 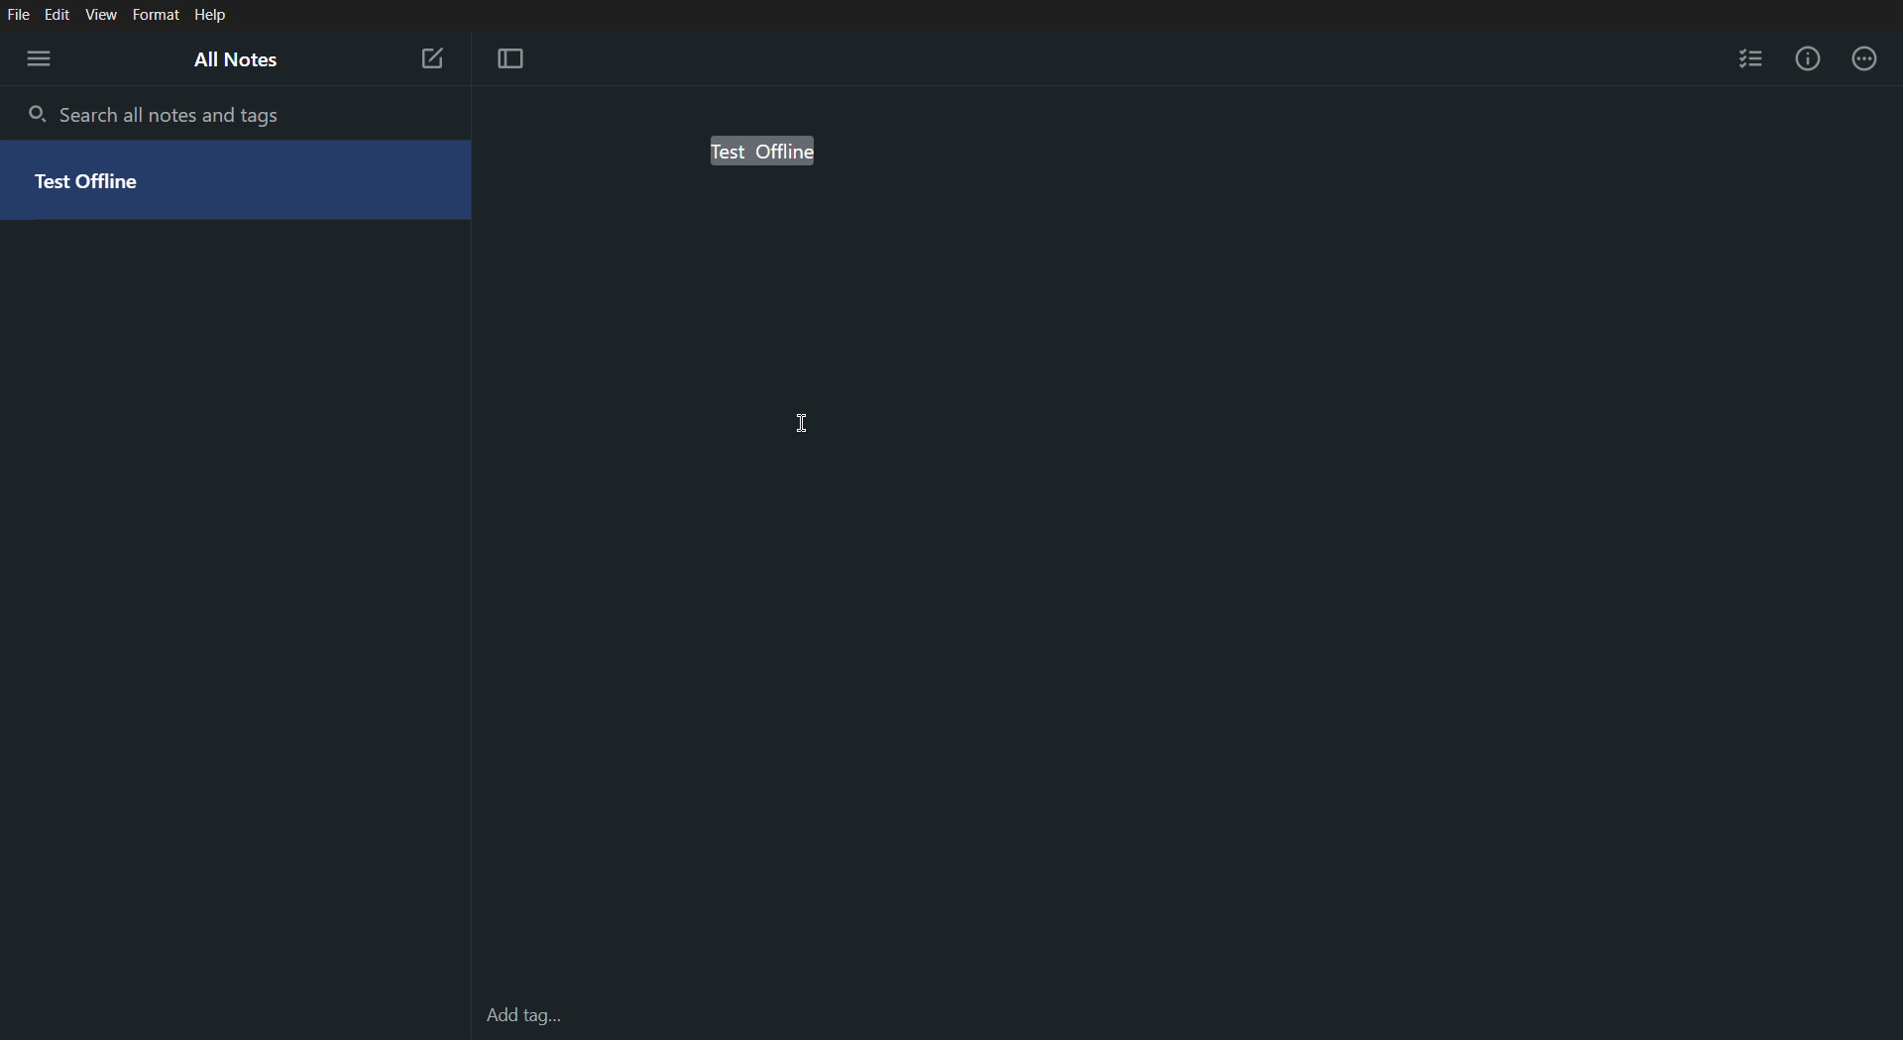 What do you see at coordinates (1751, 61) in the screenshot?
I see `Checklist` at bounding box center [1751, 61].